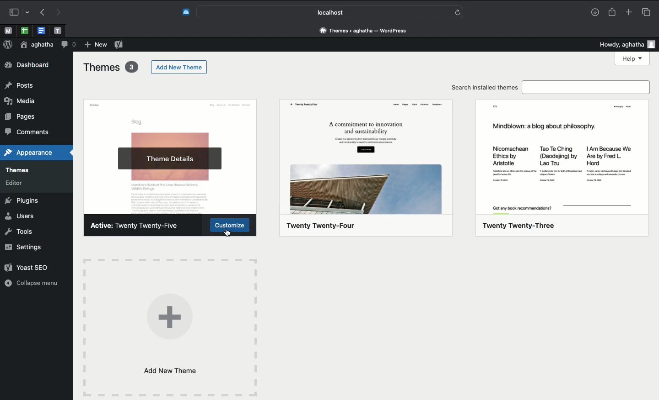 The image size is (659, 400). Describe the element at coordinates (40, 31) in the screenshot. I see `open tab, google docs` at that location.